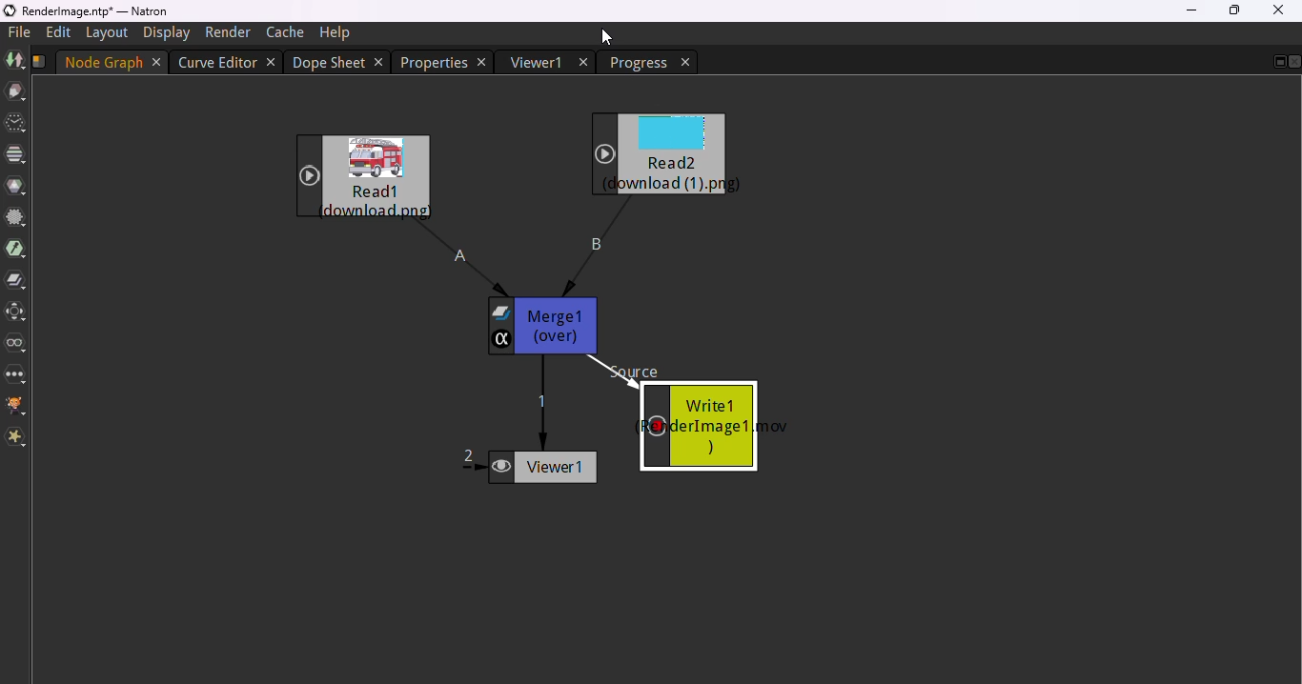 Image resolution: width=1302 pixels, height=684 pixels. What do you see at coordinates (668, 154) in the screenshot?
I see `read2` at bounding box center [668, 154].